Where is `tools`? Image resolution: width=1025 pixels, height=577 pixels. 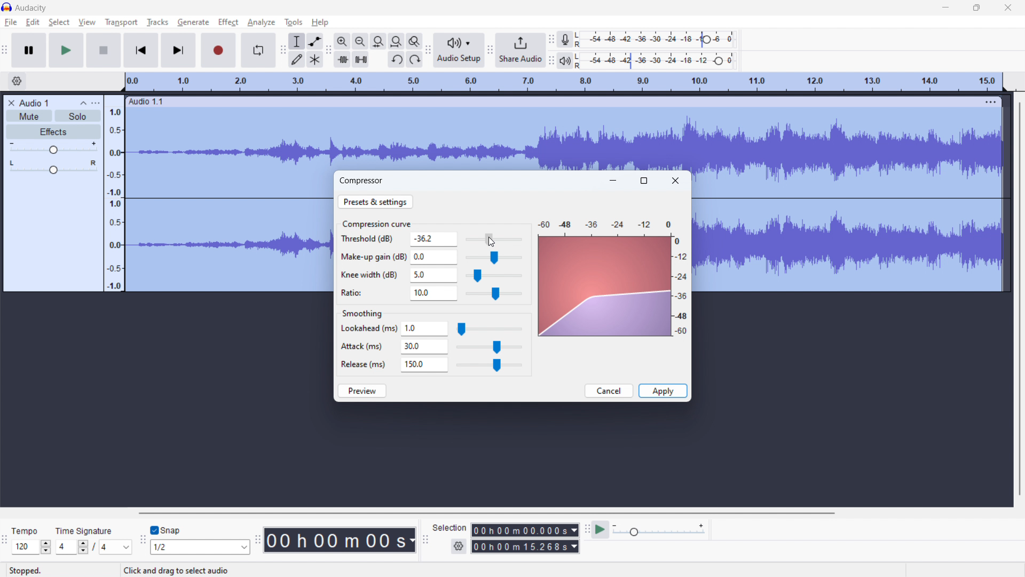 tools is located at coordinates (294, 22).